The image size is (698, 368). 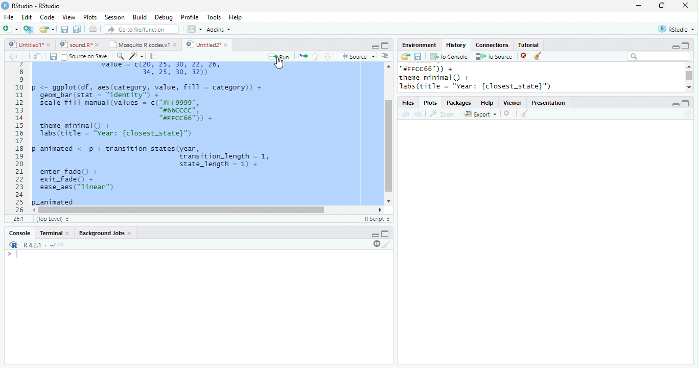 What do you see at coordinates (21, 56) in the screenshot?
I see `forward` at bounding box center [21, 56].